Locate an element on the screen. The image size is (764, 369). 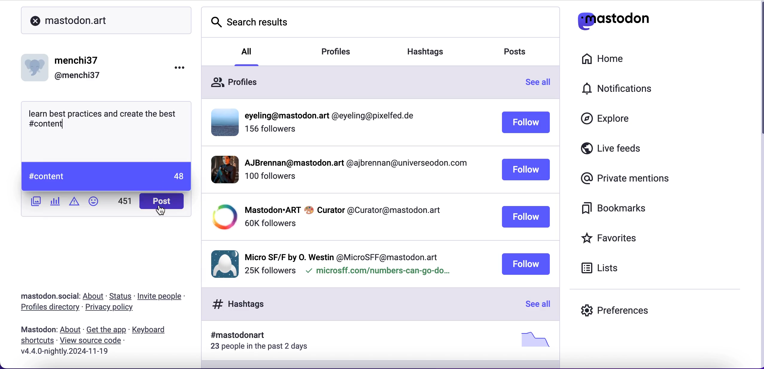
options is located at coordinates (185, 66).